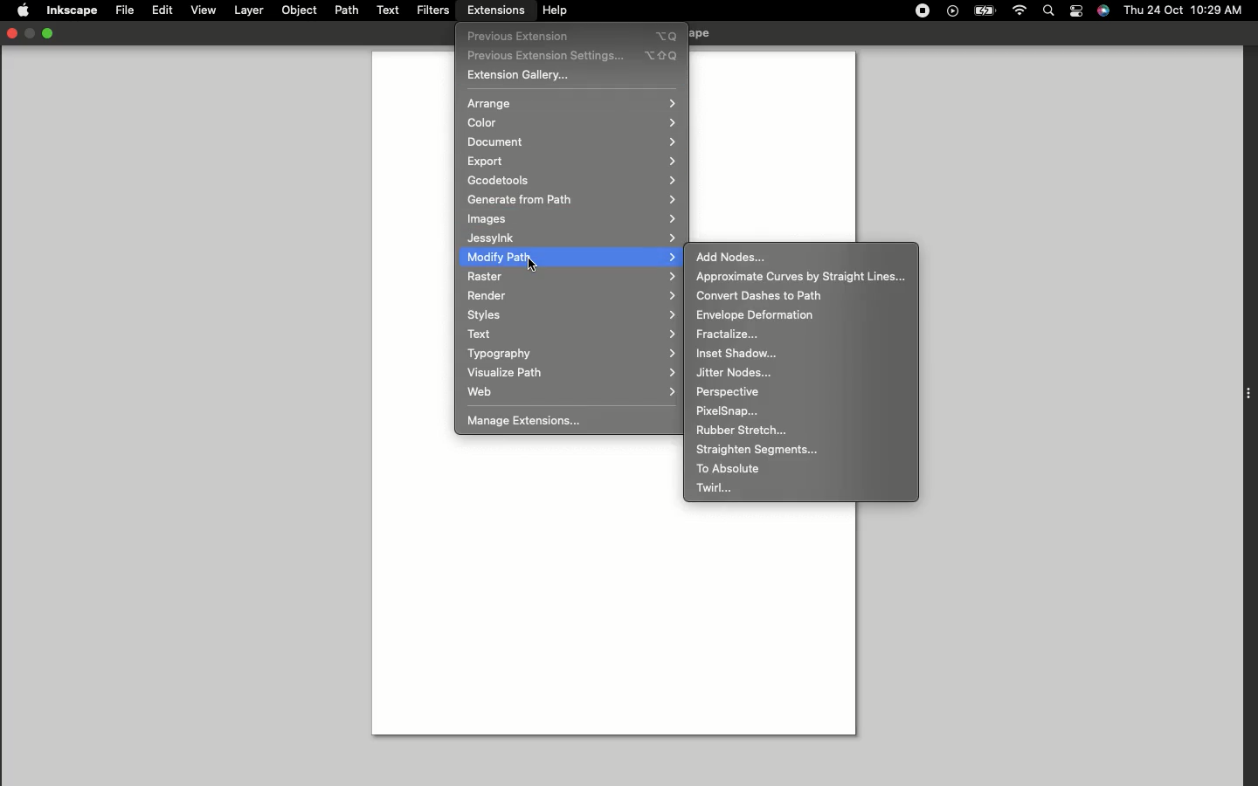 This screenshot has height=786, width=1258. Describe the element at coordinates (729, 410) in the screenshot. I see `PixelSnap` at that location.